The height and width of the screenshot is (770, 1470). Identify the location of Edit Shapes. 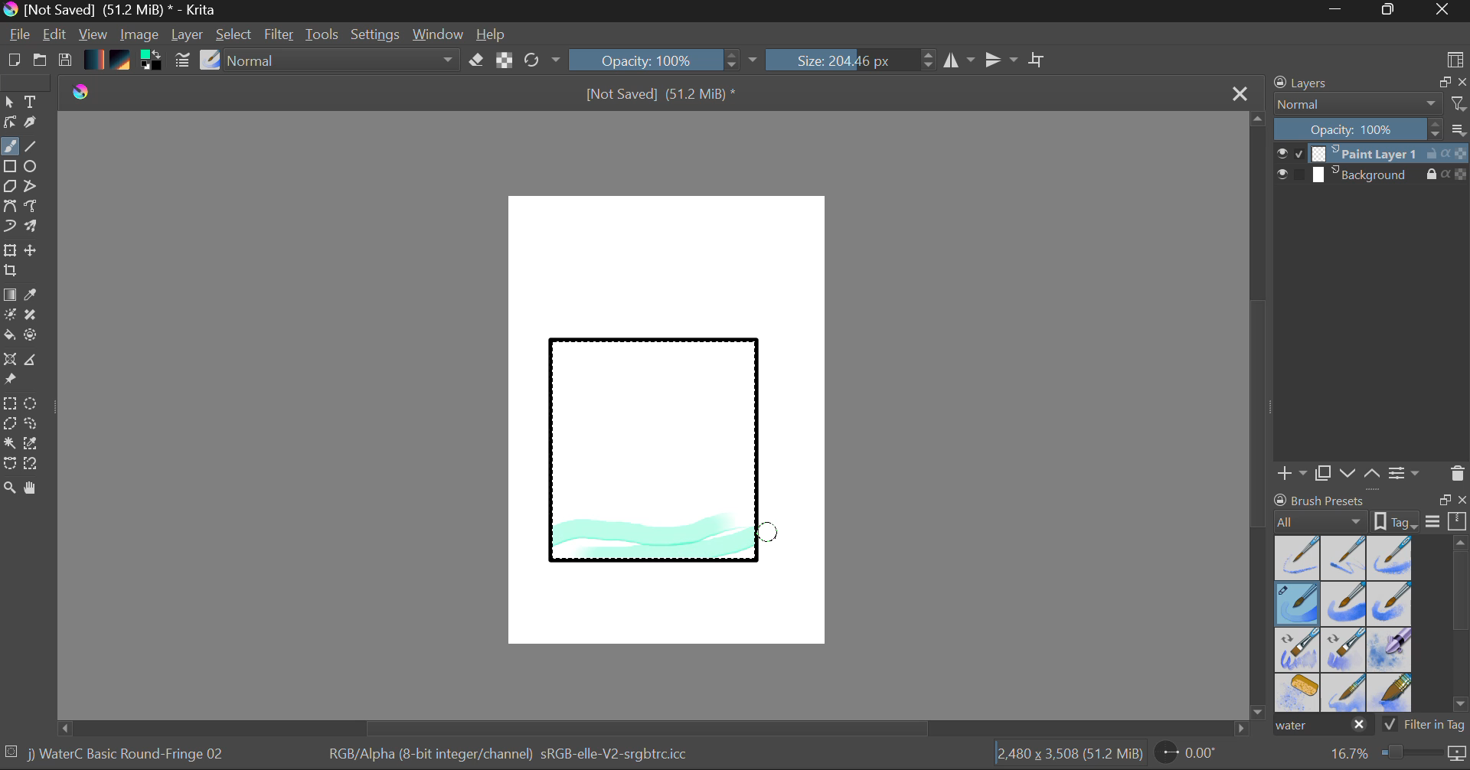
(9, 124).